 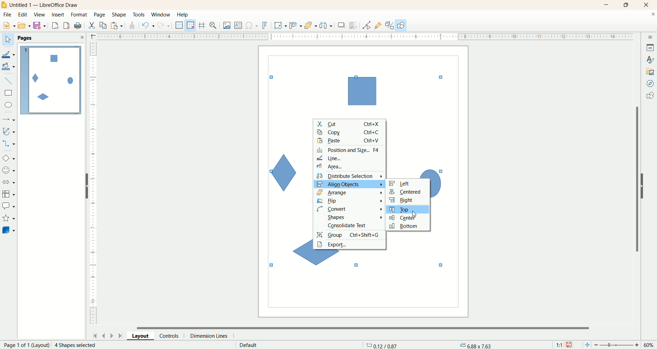 What do you see at coordinates (118, 25) in the screenshot?
I see `paste` at bounding box center [118, 25].